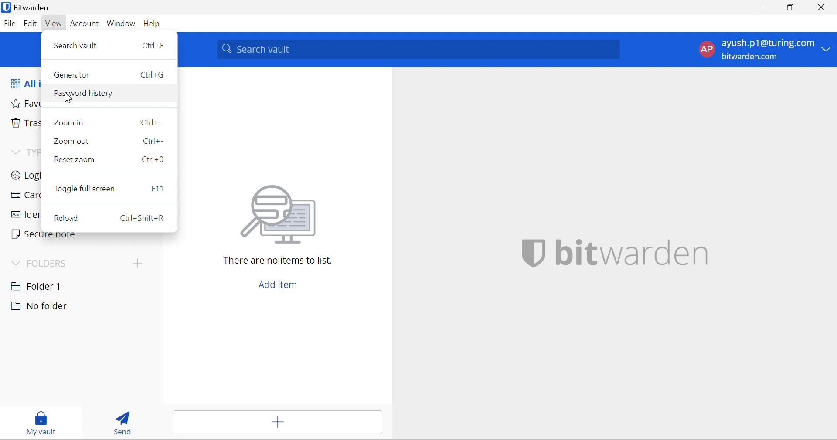  Describe the element at coordinates (43, 262) in the screenshot. I see `folders` at that location.